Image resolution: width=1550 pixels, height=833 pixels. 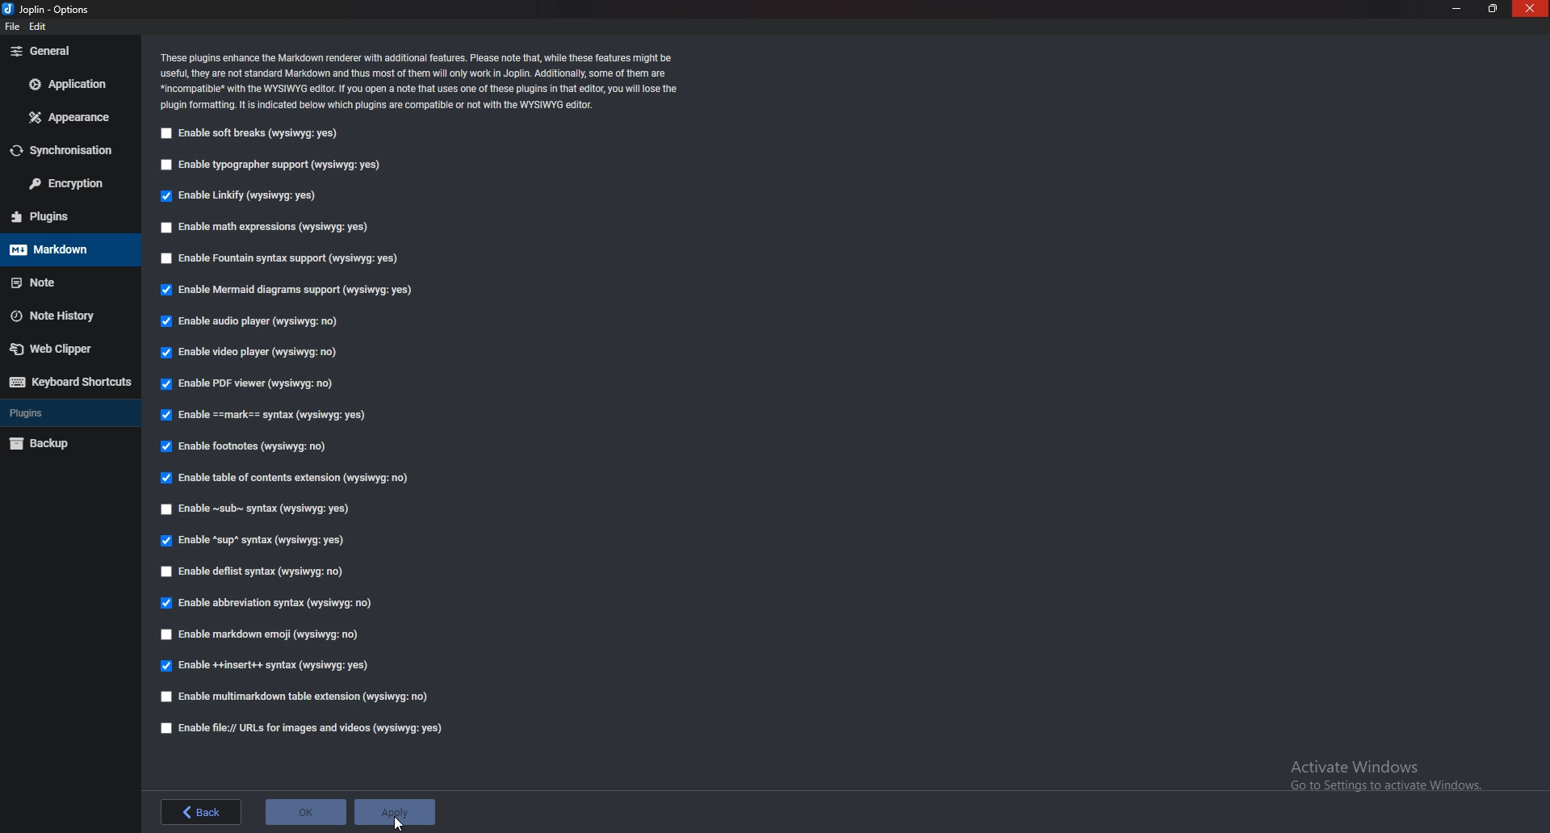 What do you see at coordinates (67, 413) in the screenshot?
I see `Plugins` at bounding box center [67, 413].